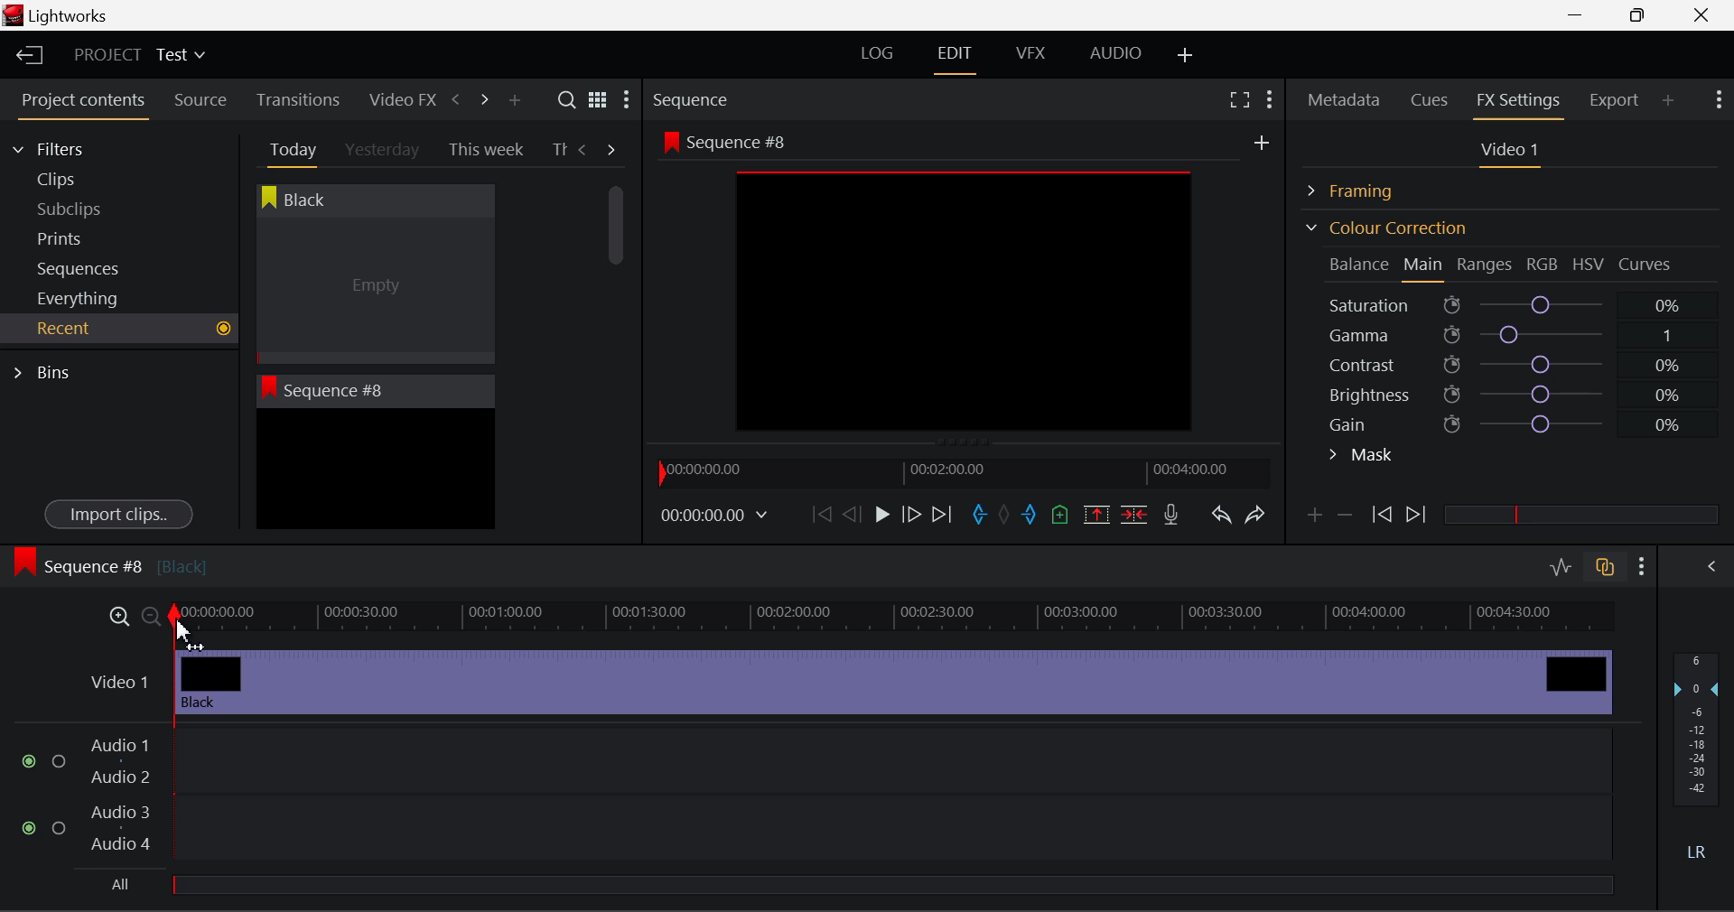 The height and width of the screenshot is (912, 1734). I want to click on Delete/Cut, so click(1134, 514).